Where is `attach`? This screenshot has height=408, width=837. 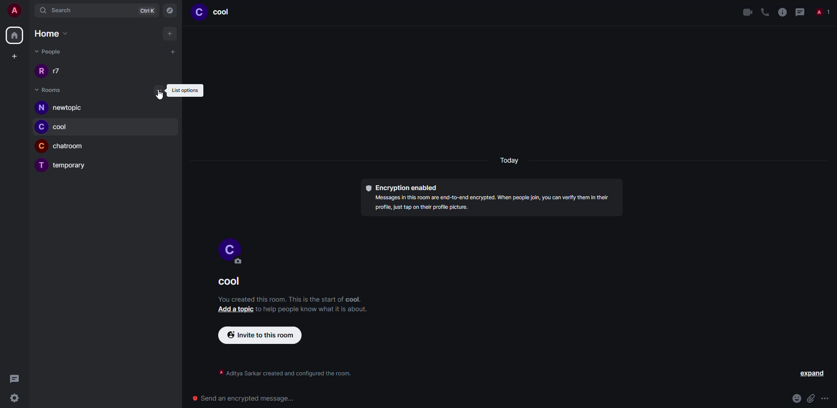
attach is located at coordinates (811, 398).